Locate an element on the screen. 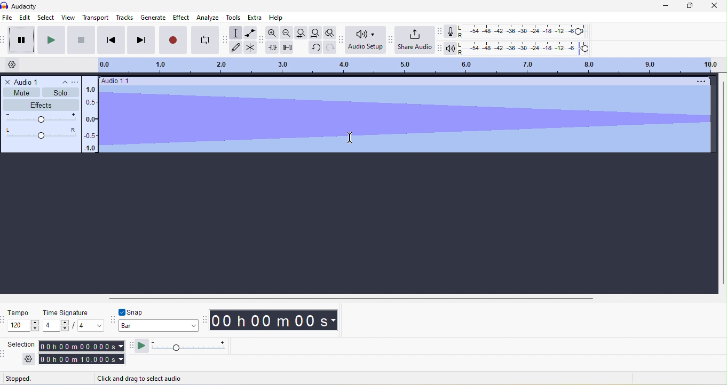 This screenshot has width=727, height=385. 00 h 00 m 00 s is located at coordinates (276, 321).